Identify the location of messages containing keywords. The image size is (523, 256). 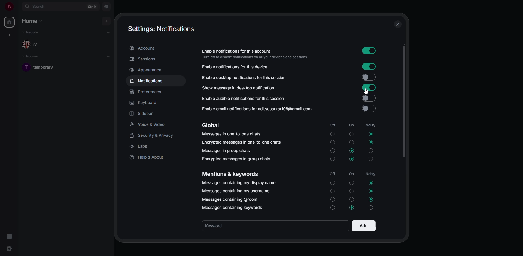
(233, 208).